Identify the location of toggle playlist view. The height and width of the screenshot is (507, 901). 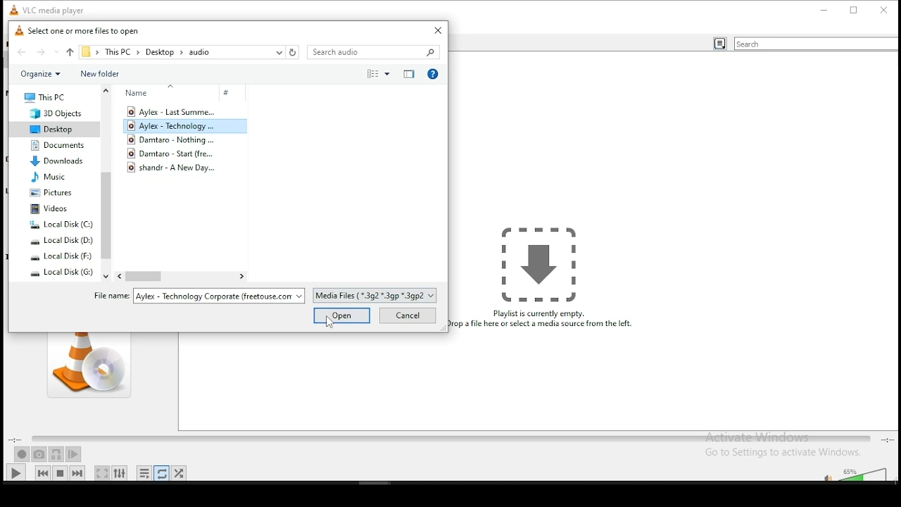
(719, 44).